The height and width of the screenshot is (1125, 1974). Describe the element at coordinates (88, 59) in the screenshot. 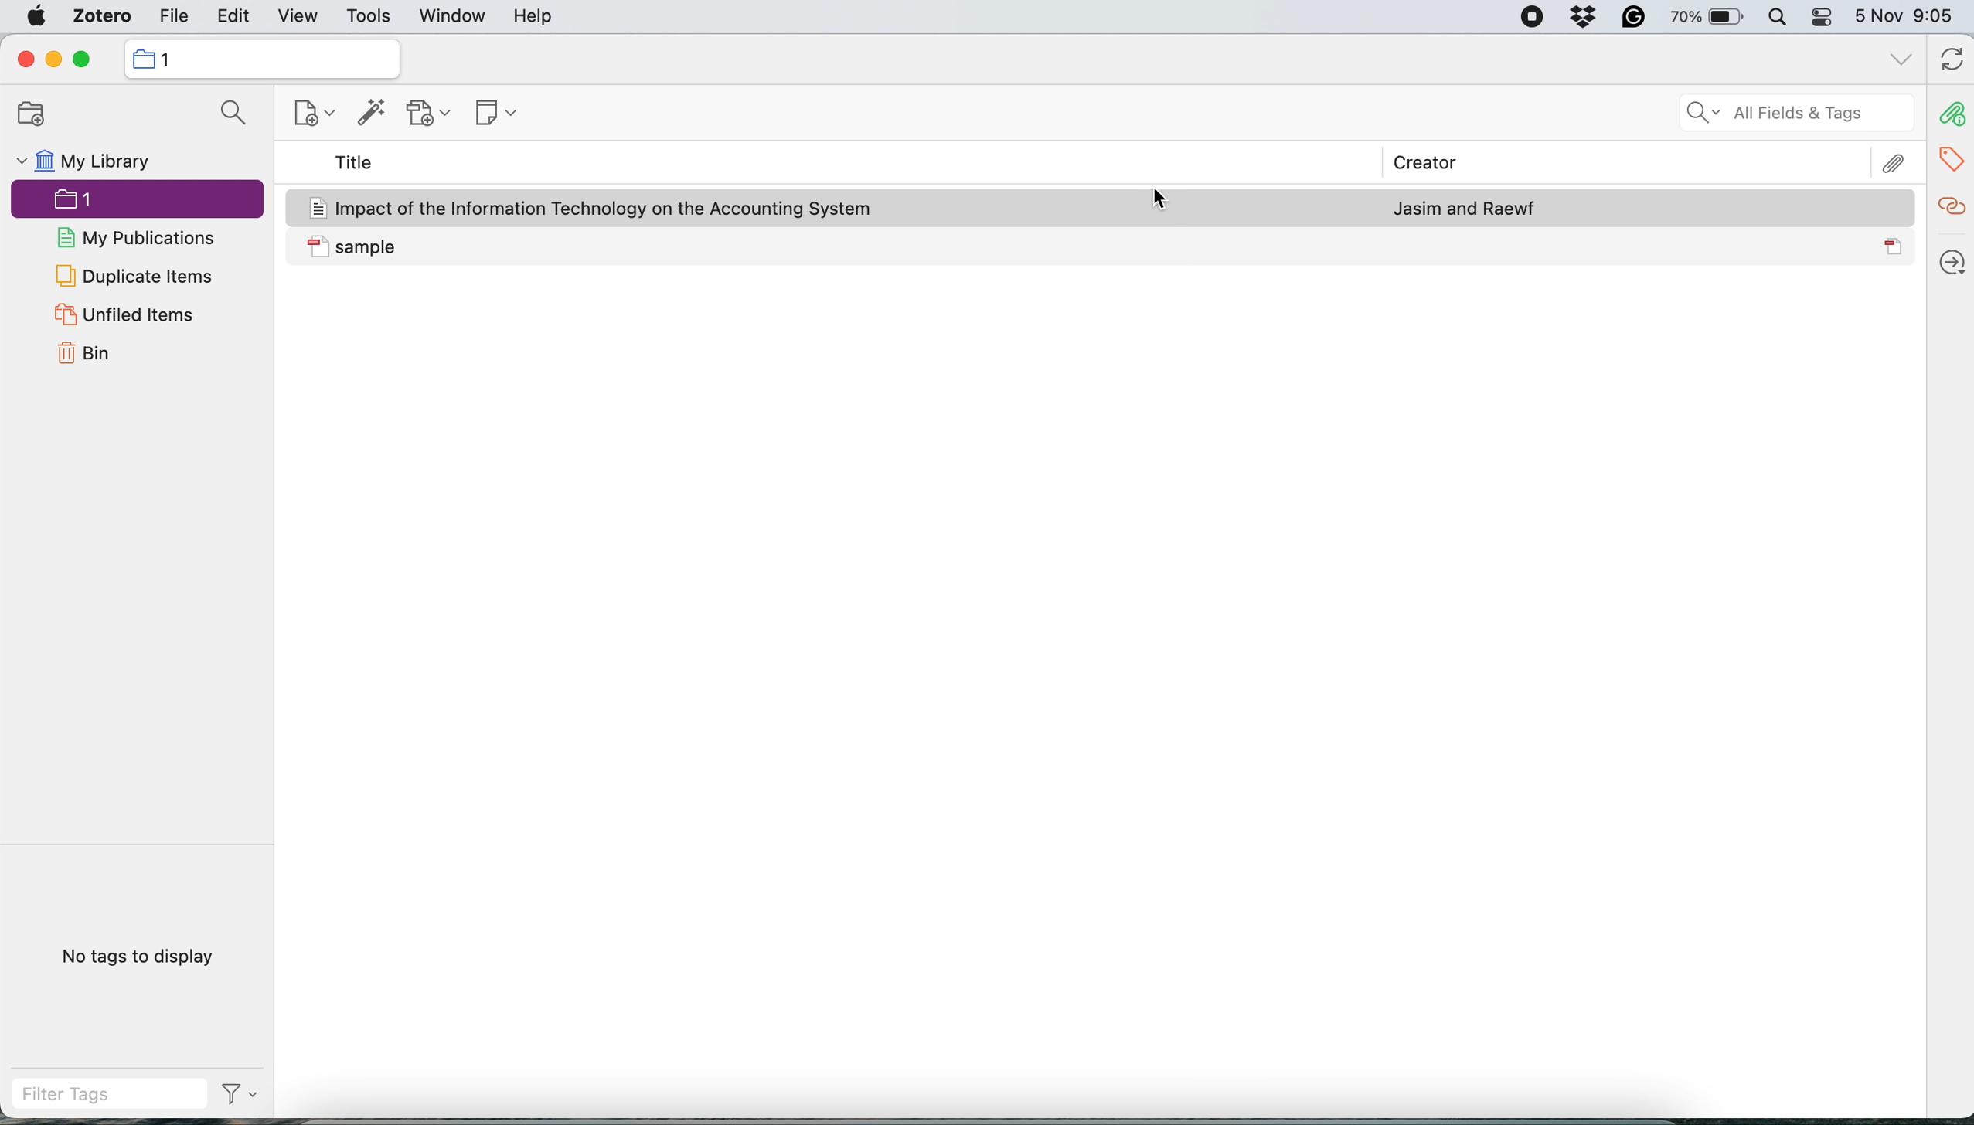

I see `maximise` at that location.